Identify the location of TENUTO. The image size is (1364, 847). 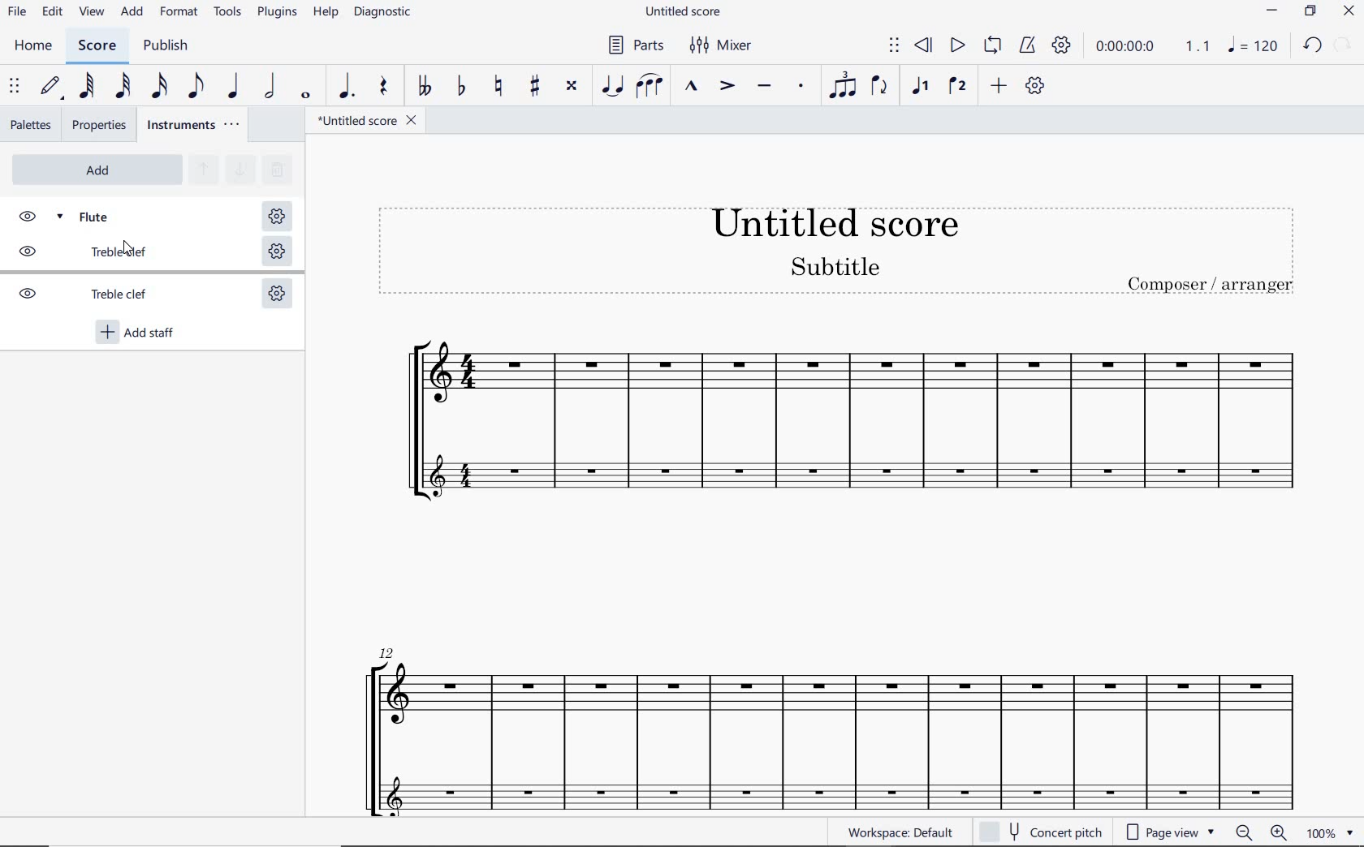
(764, 88).